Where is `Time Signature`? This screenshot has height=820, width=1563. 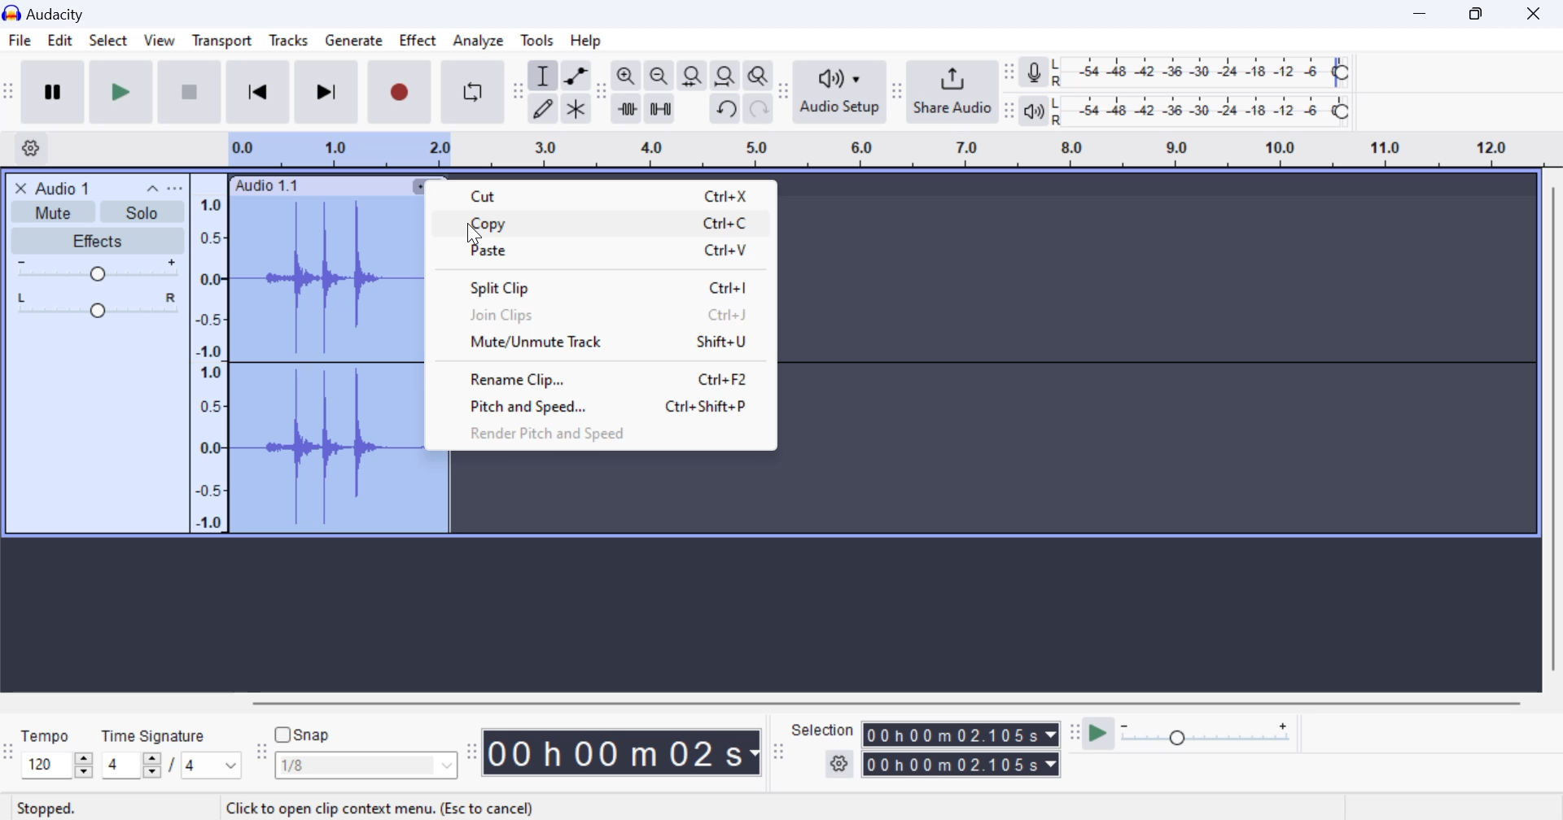
Time Signature is located at coordinates (155, 733).